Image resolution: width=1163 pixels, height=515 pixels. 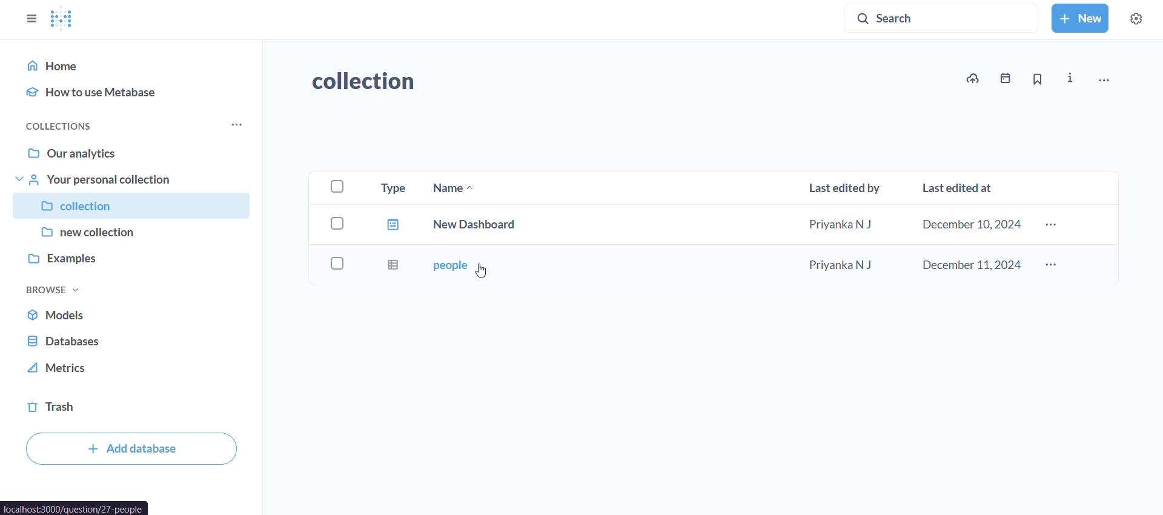 What do you see at coordinates (68, 19) in the screenshot?
I see `logo` at bounding box center [68, 19].